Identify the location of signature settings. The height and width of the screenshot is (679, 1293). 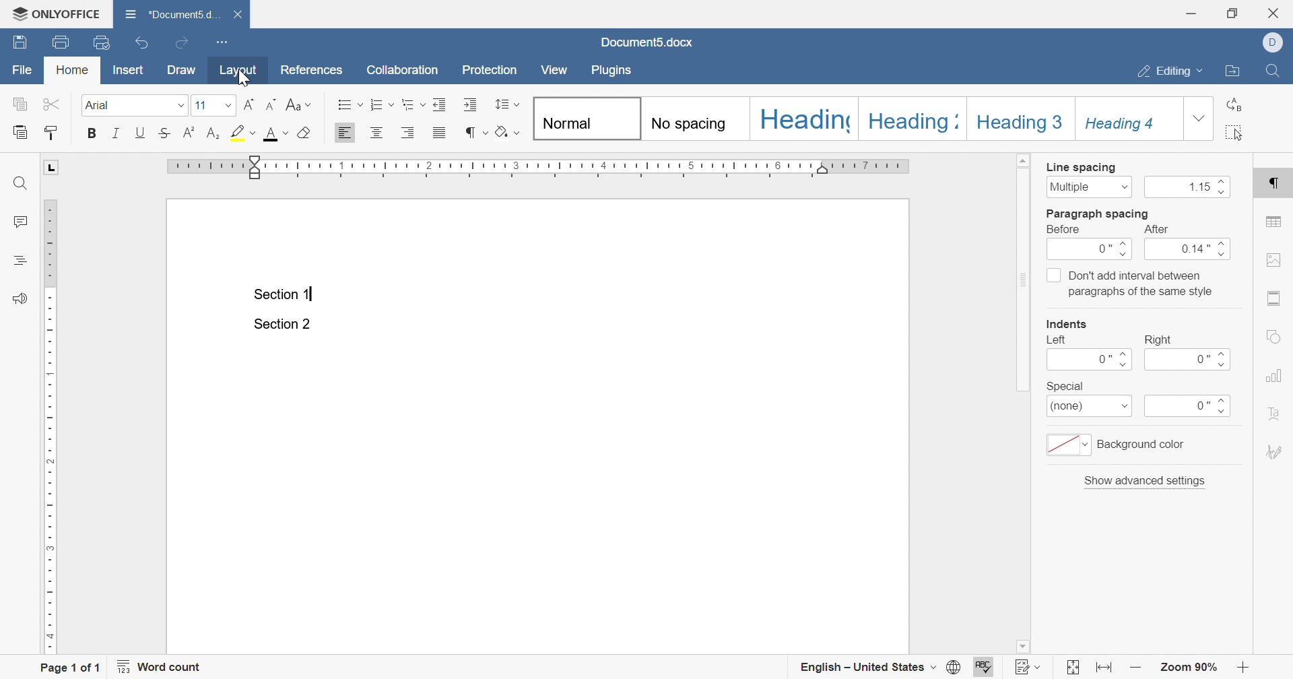
(1273, 452).